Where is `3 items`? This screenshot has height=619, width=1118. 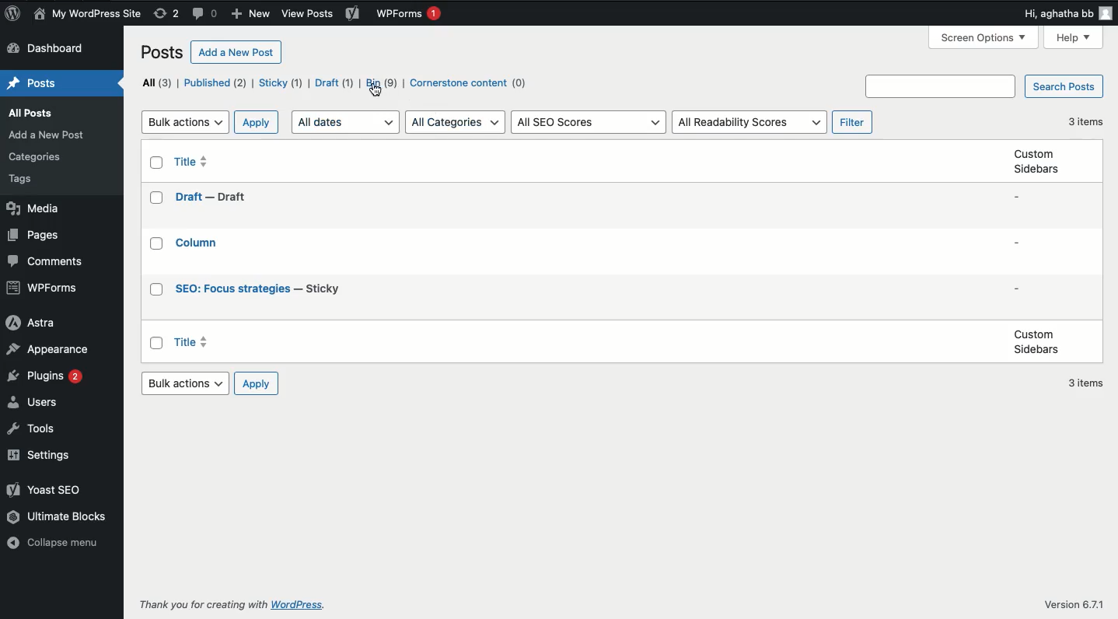 3 items is located at coordinates (1085, 121).